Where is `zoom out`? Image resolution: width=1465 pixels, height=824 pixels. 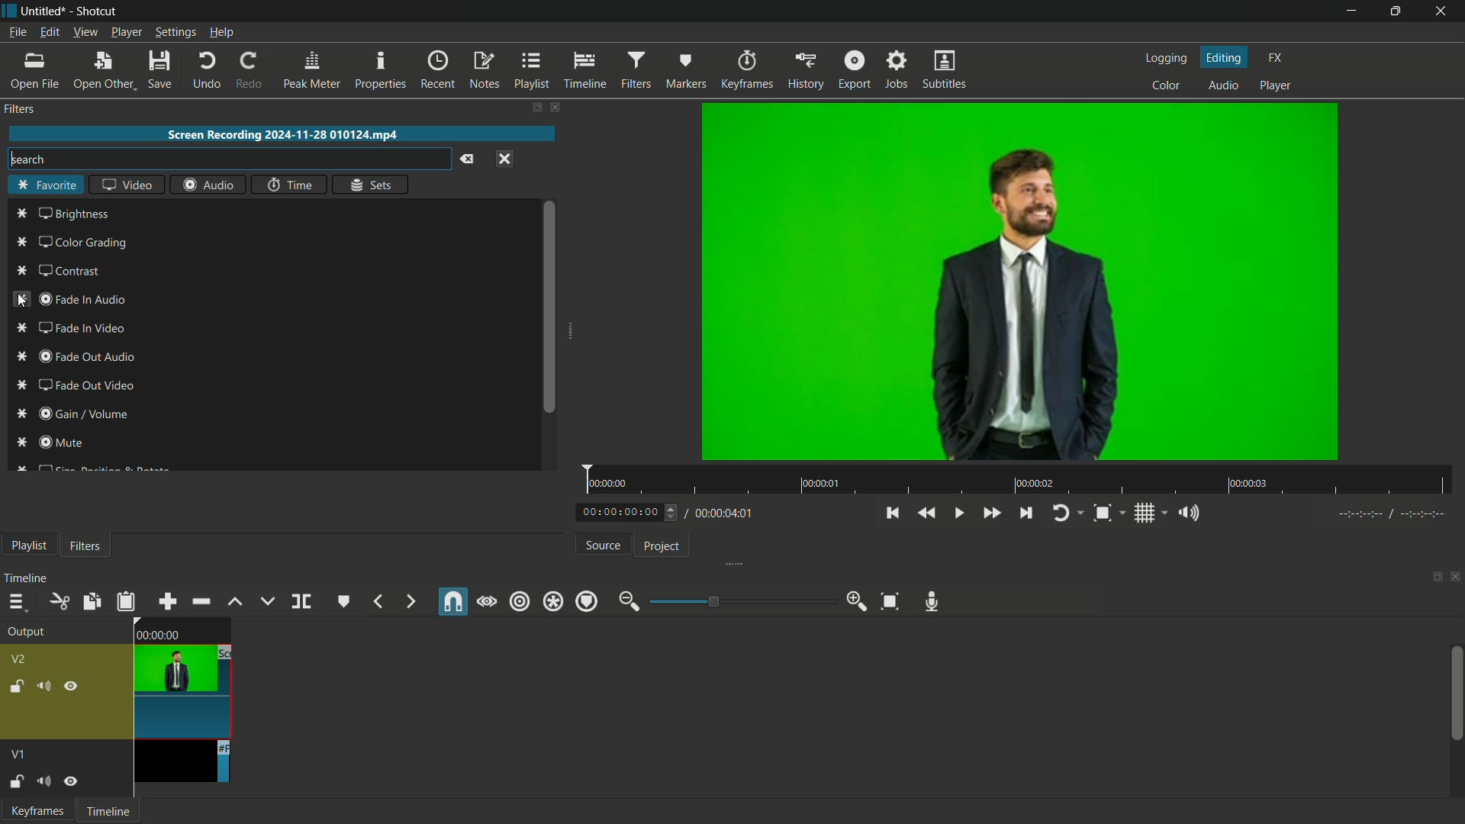
zoom out is located at coordinates (628, 601).